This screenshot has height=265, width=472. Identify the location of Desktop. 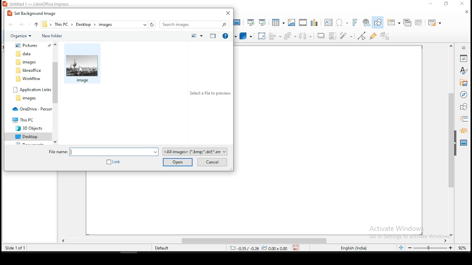
(28, 137).